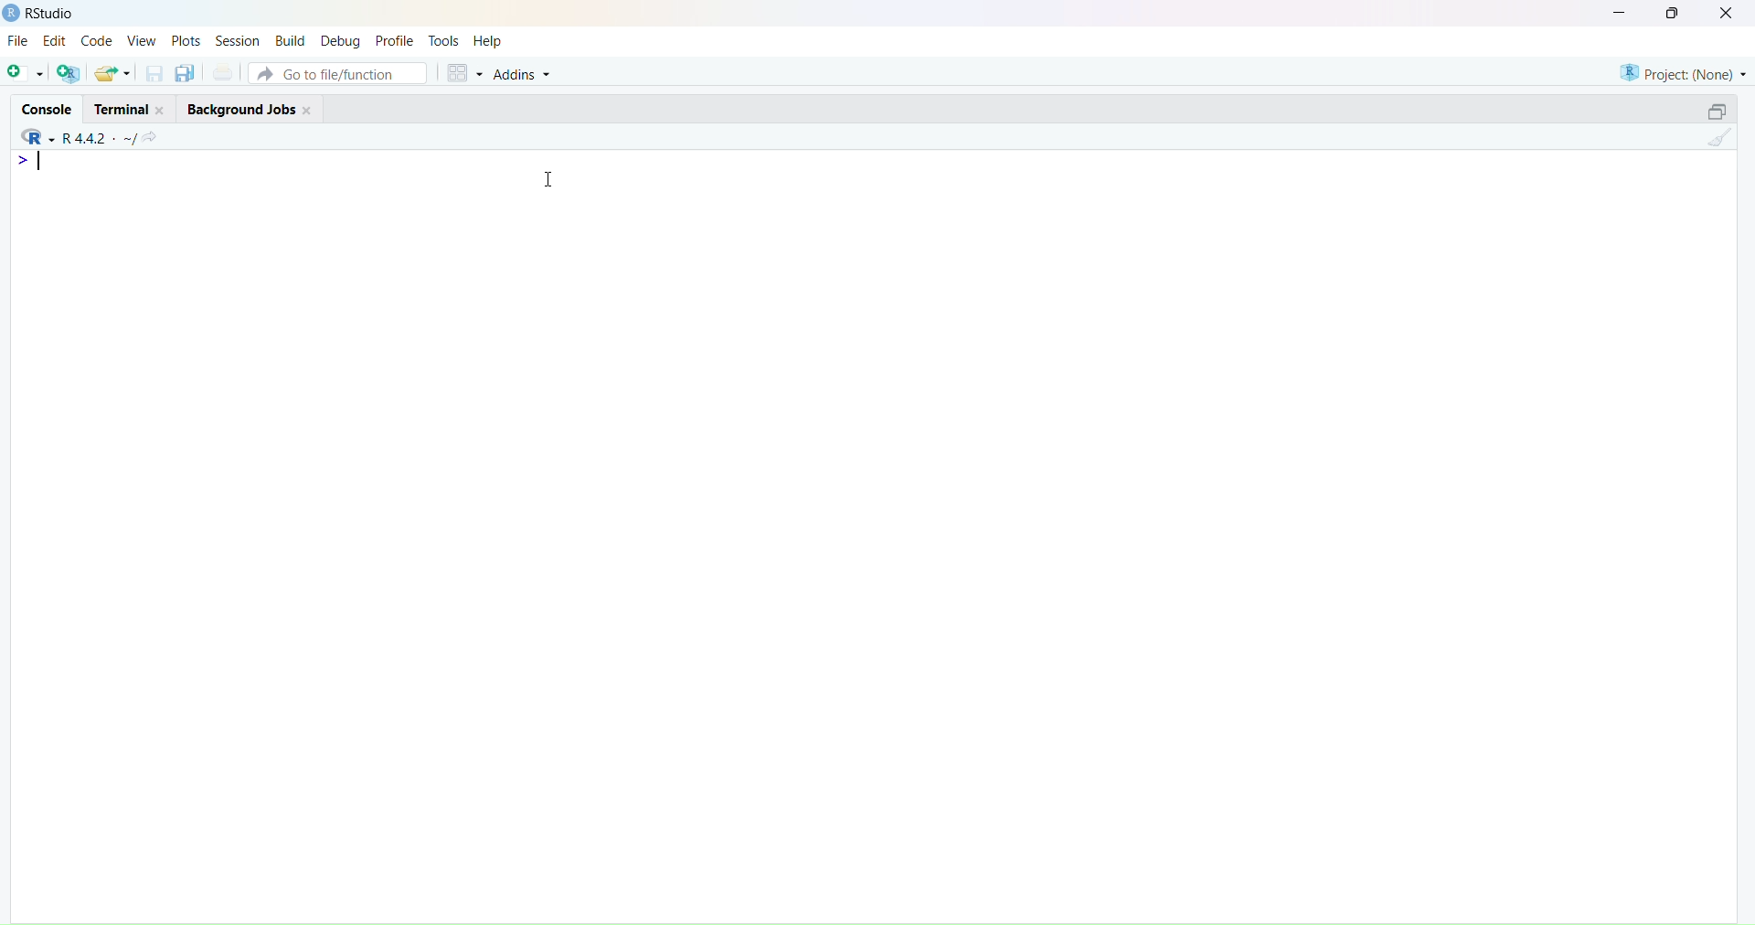 This screenshot has width=1755, height=925. I want to click on clean, so click(1720, 136).